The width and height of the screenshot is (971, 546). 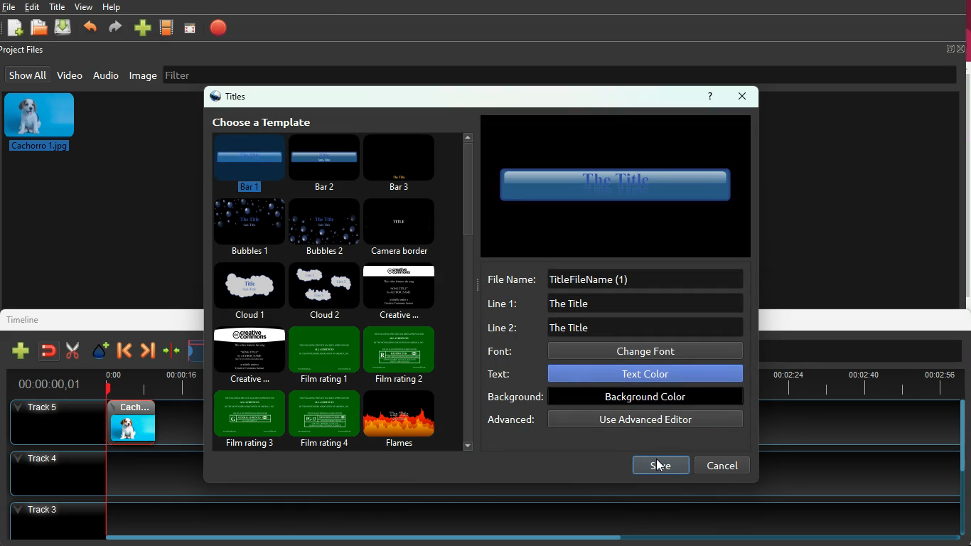 I want to click on show all, so click(x=28, y=75).